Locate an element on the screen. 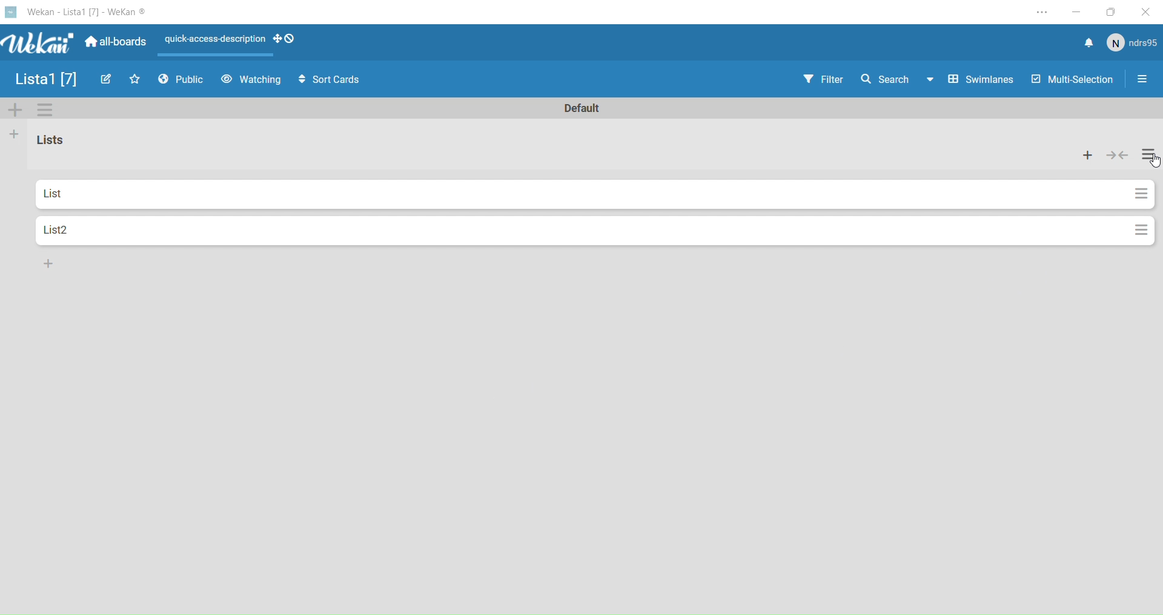  Wekan is located at coordinates (77, 12).